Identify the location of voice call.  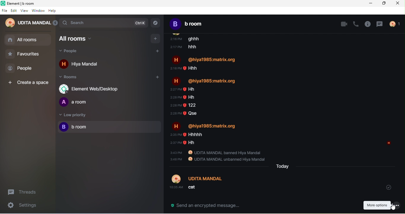
(357, 23).